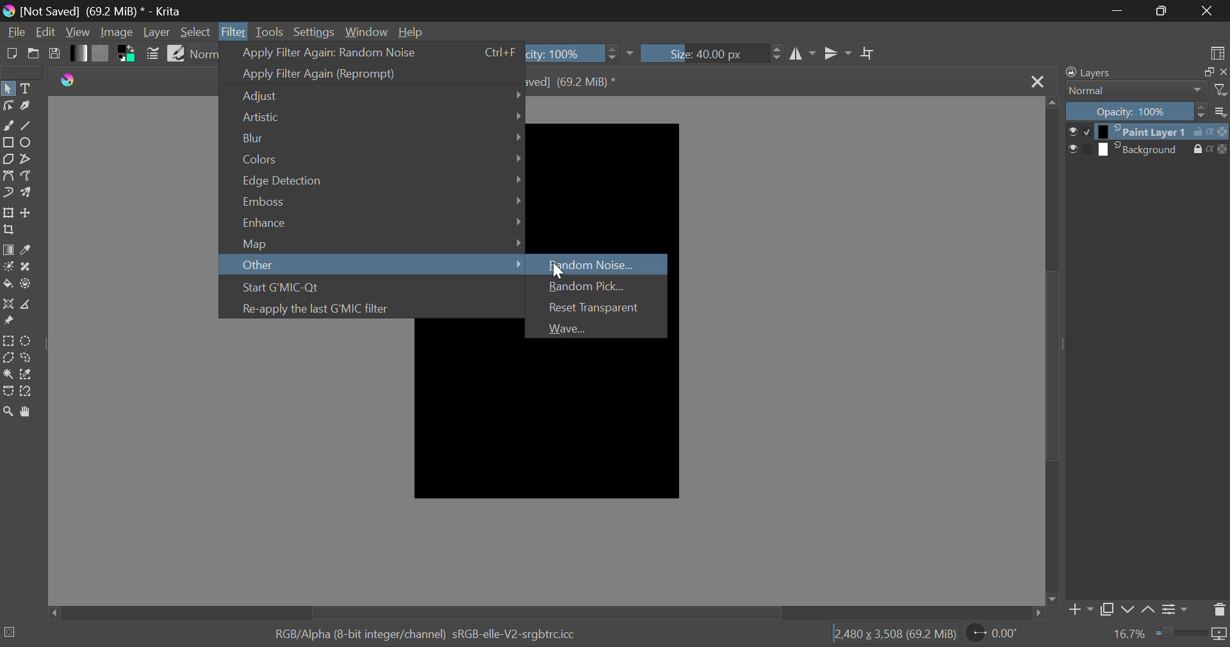 The width and height of the screenshot is (1230, 647). I want to click on Select, so click(8, 90).